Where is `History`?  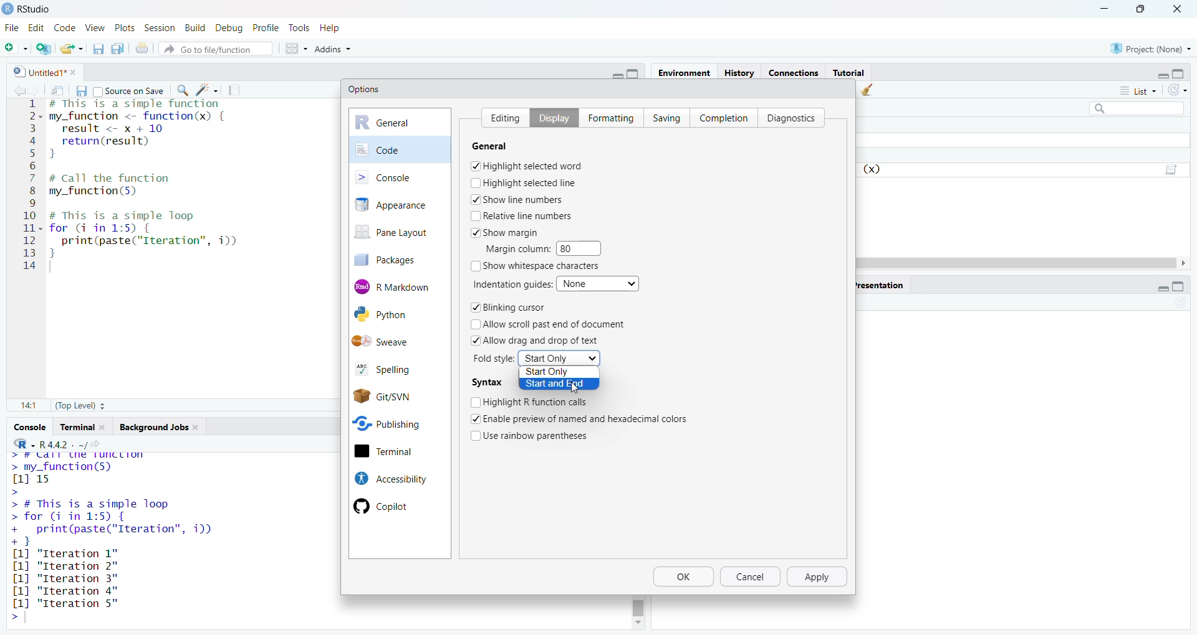 History is located at coordinates (739, 72).